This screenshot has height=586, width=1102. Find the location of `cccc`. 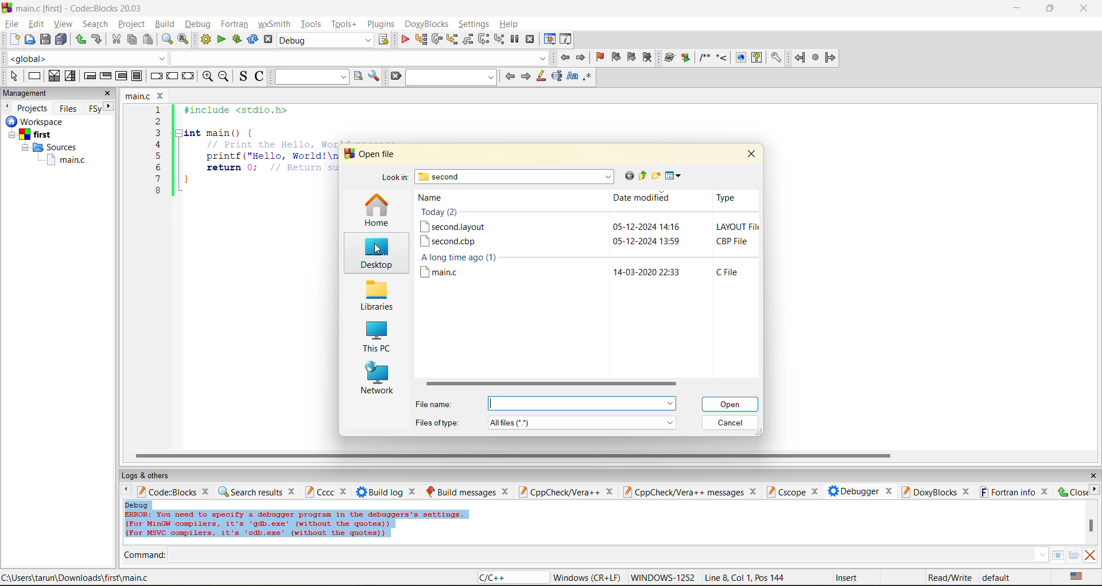

cccc is located at coordinates (319, 491).